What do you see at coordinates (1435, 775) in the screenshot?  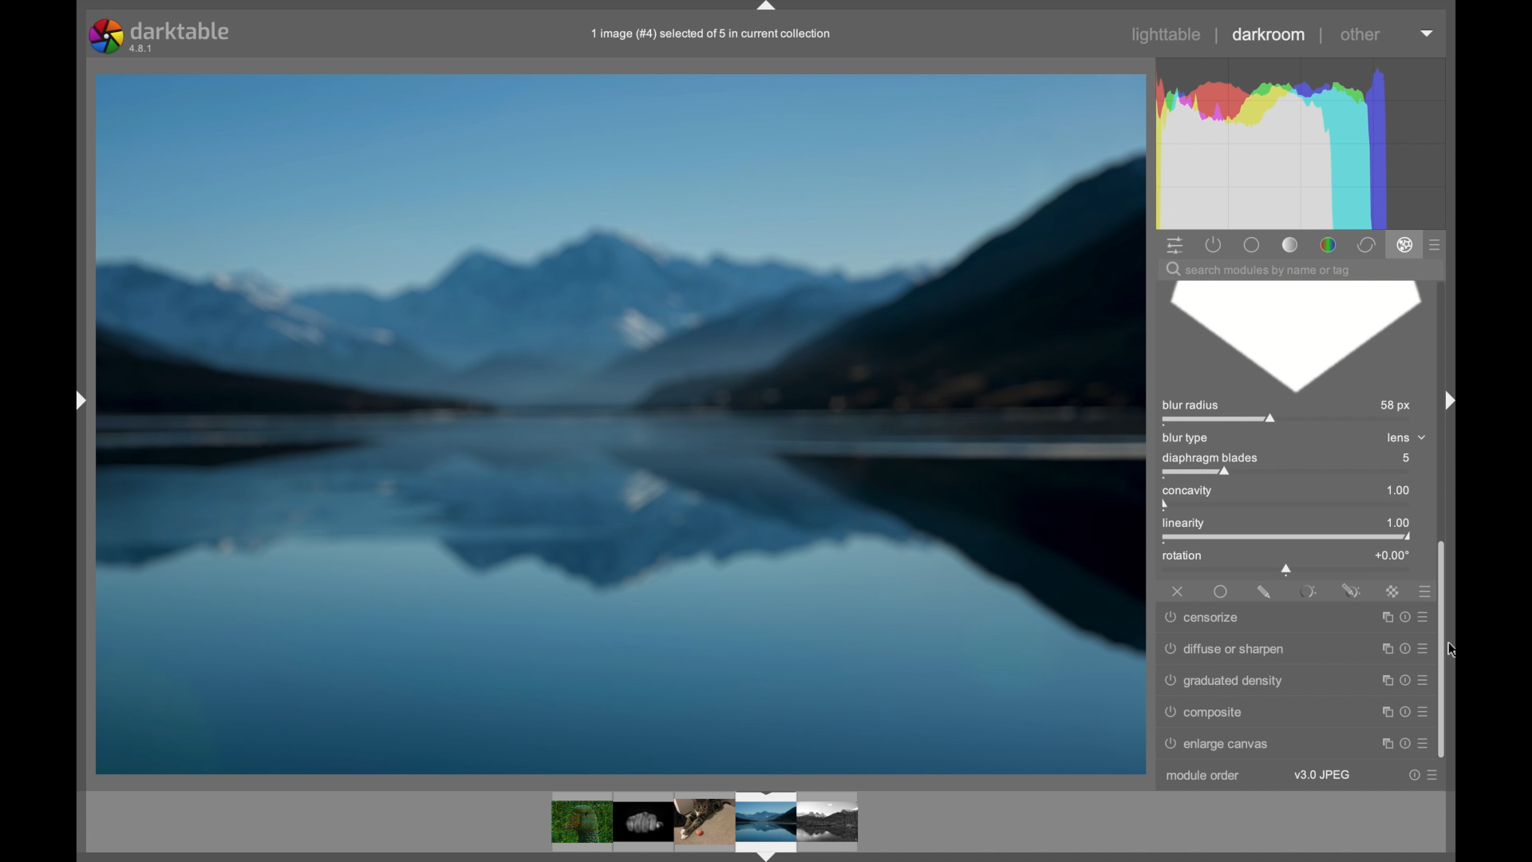 I see `more options` at bounding box center [1435, 775].